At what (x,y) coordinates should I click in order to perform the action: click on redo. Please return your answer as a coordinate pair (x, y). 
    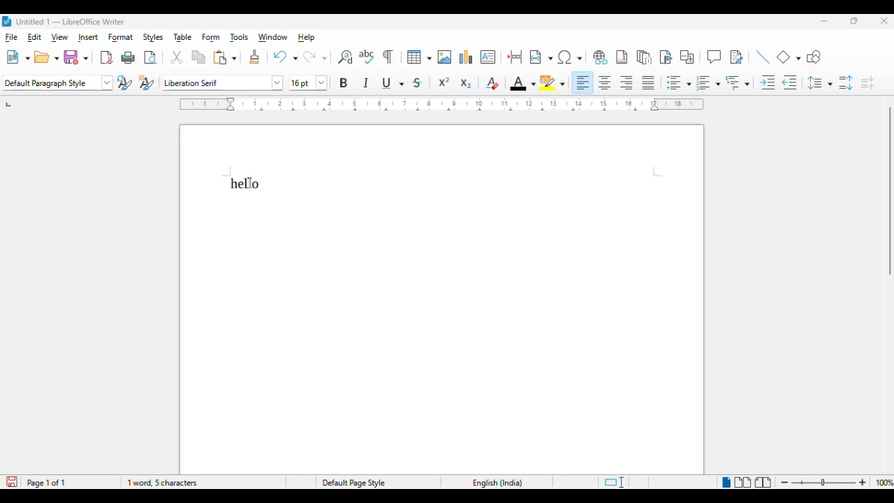
    Looking at the image, I should click on (314, 57).